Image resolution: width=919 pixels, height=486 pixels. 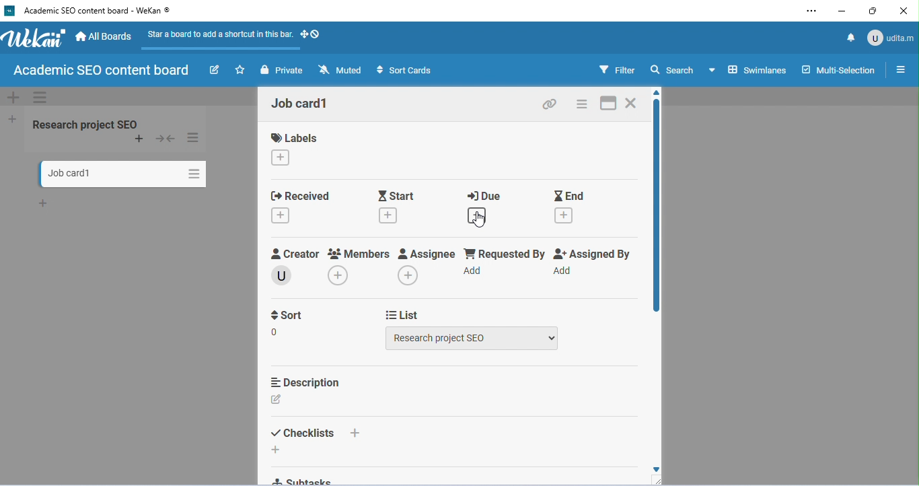 What do you see at coordinates (403, 70) in the screenshot?
I see `sort cards` at bounding box center [403, 70].